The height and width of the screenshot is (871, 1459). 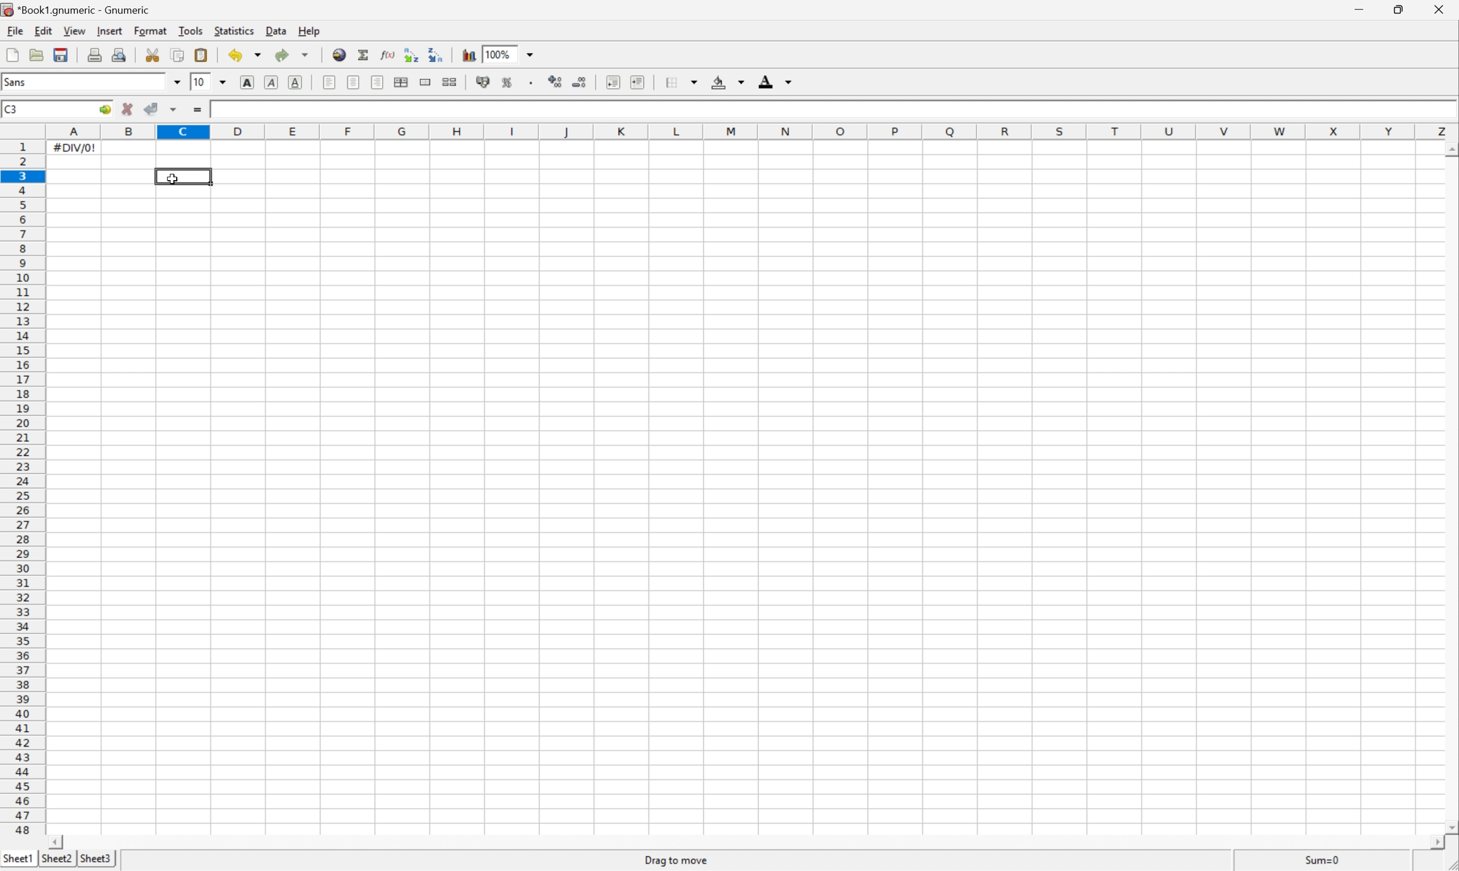 What do you see at coordinates (451, 82) in the screenshot?
I see `split merged ranges of cells` at bounding box center [451, 82].